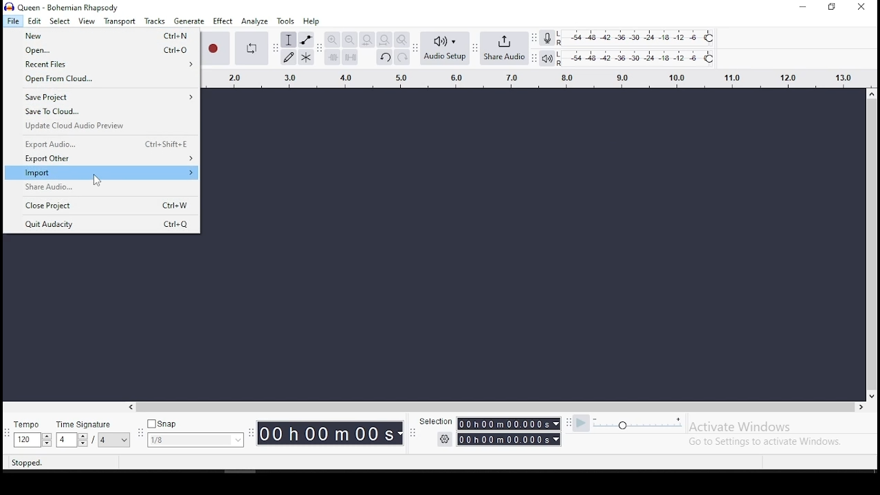  I want to click on save to cloud, so click(101, 113).